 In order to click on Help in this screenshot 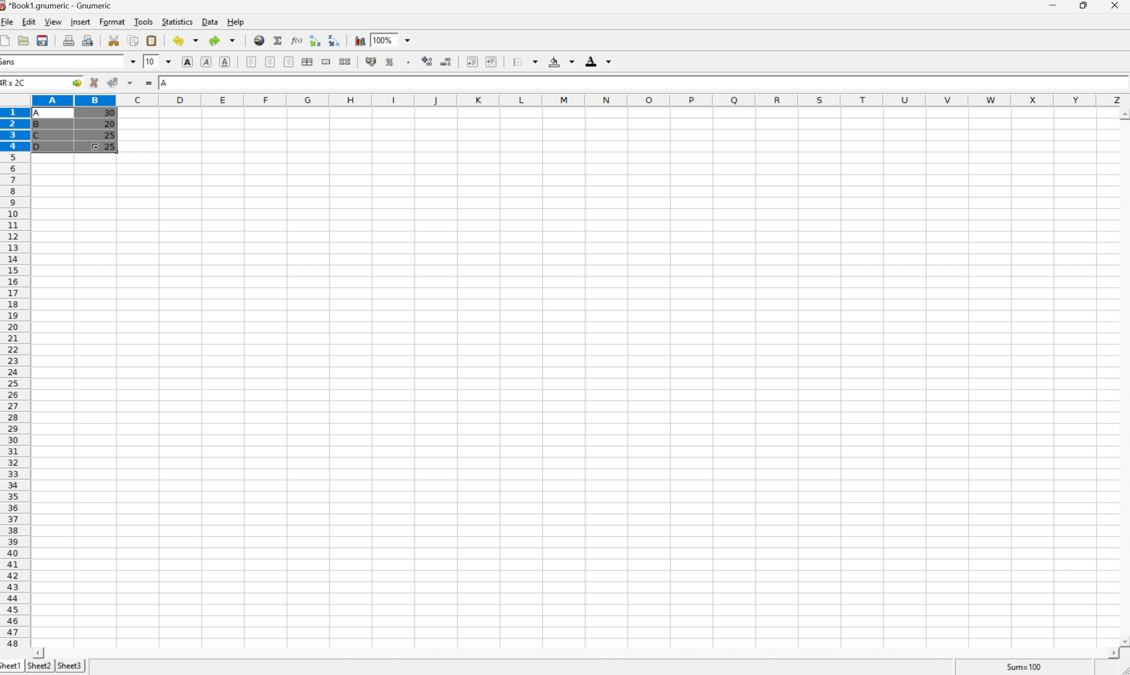, I will do `click(236, 21)`.